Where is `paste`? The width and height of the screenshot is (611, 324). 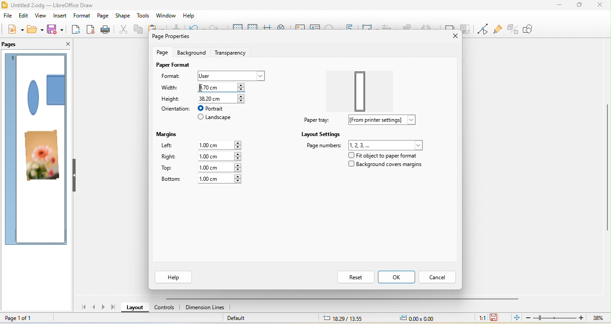 paste is located at coordinates (158, 28).